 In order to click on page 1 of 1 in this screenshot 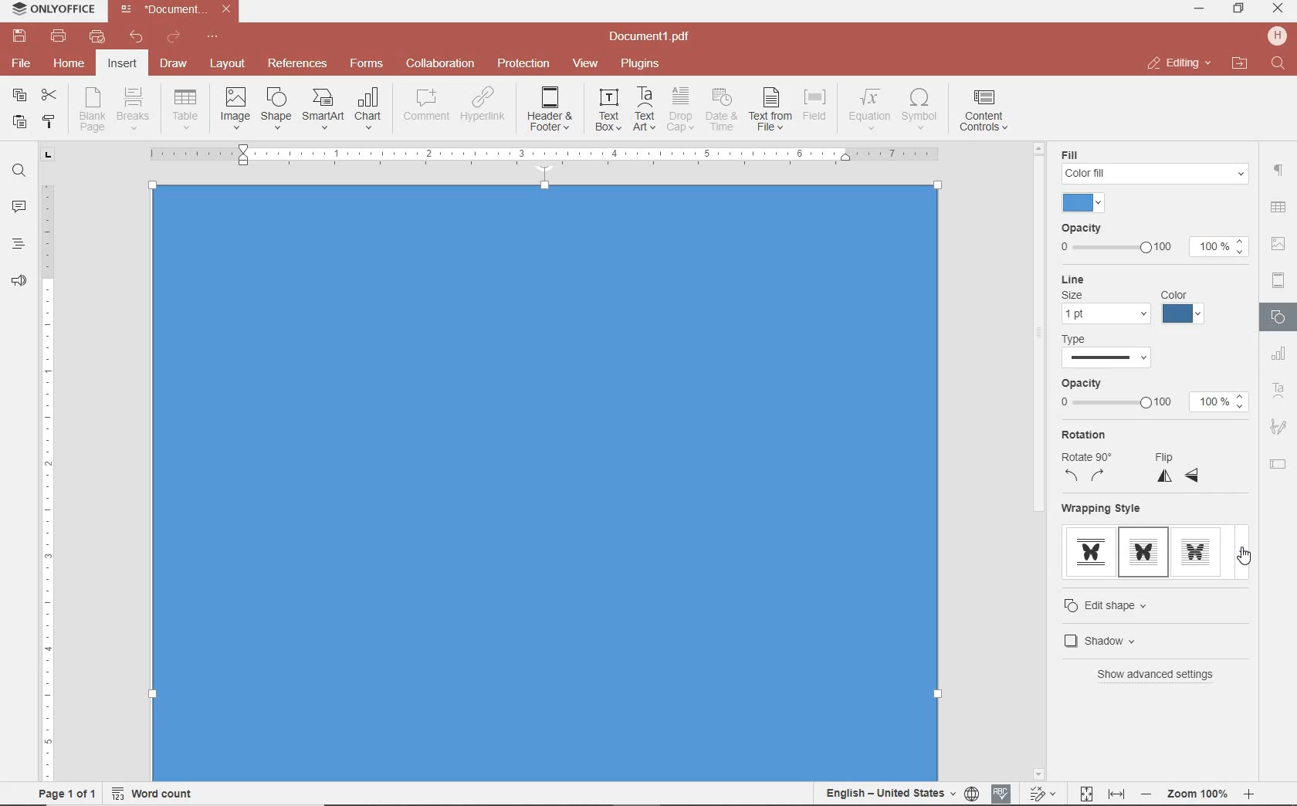, I will do `click(64, 792)`.